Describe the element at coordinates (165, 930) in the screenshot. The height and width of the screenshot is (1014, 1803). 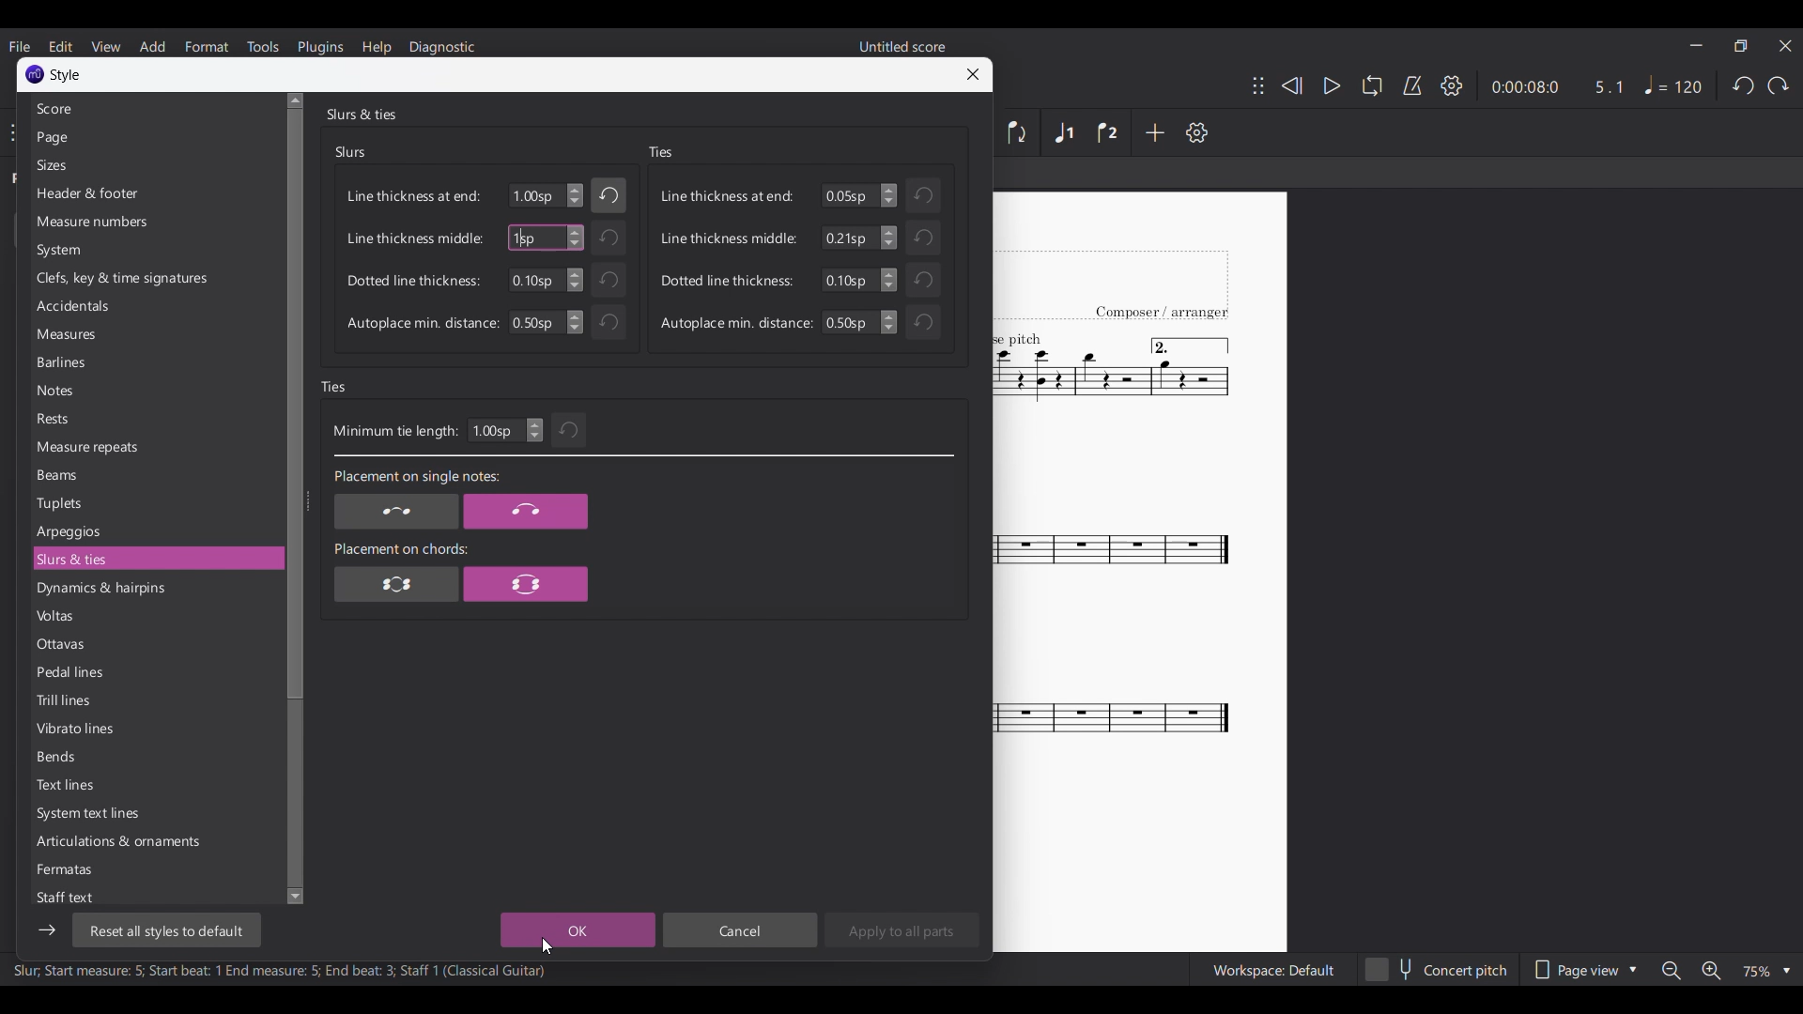
I see `Reset all styles to default` at that location.